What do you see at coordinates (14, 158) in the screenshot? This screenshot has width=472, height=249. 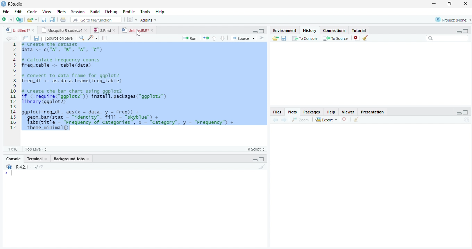 I see `Console` at bounding box center [14, 158].